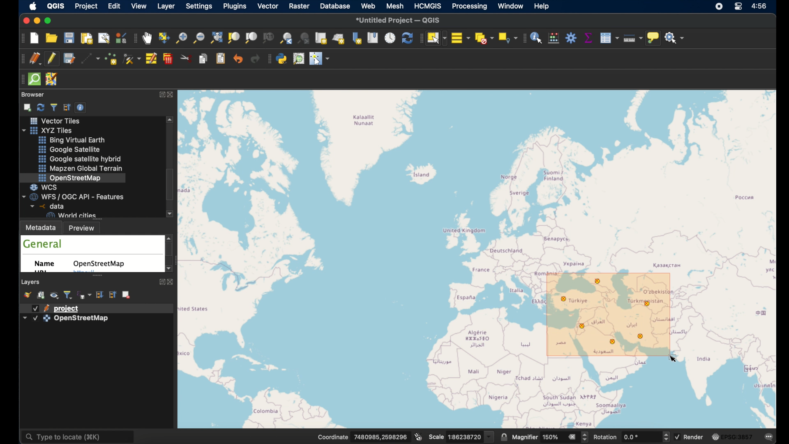 The width and height of the screenshot is (789, 444). What do you see at coordinates (33, 95) in the screenshot?
I see `browser` at bounding box center [33, 95].